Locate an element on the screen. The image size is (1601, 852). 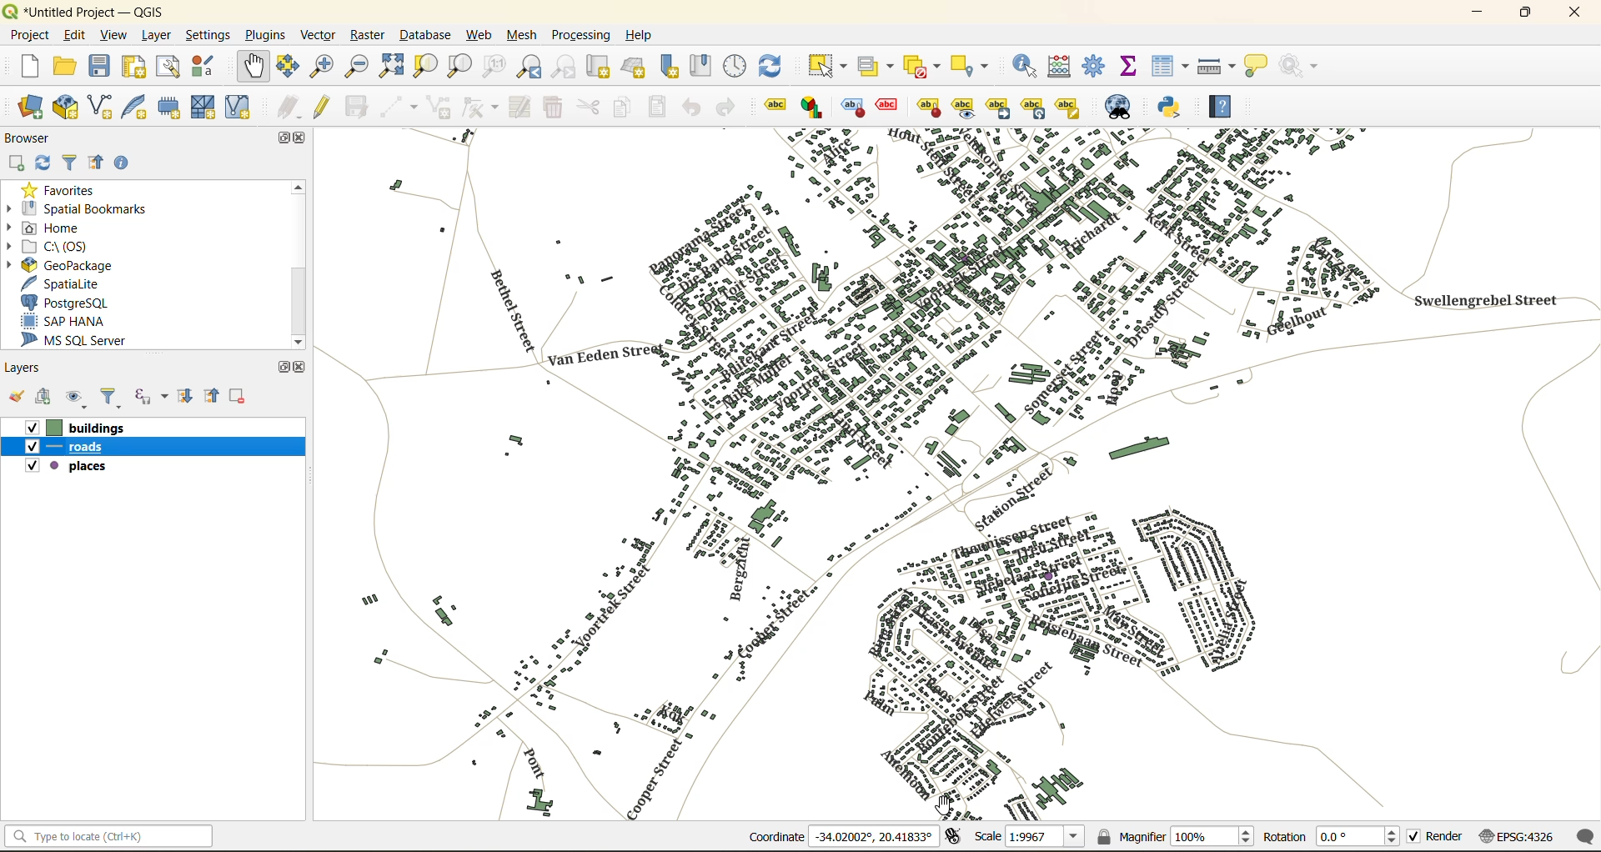
select location is located at coordinates (974, 67).